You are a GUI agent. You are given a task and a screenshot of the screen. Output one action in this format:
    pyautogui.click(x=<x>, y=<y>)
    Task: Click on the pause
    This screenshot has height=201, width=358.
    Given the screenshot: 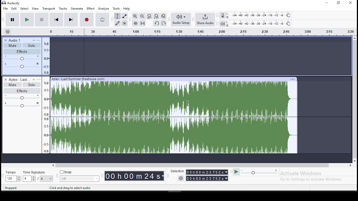 What is the action you would take?
    pyautogui.click(x=12, y=20)
    